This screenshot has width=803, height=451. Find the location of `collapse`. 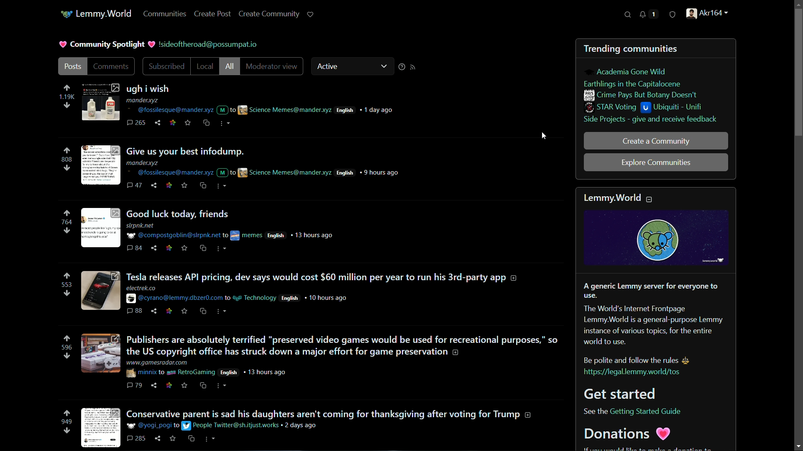

collapse is located at coordinates (650, 199).